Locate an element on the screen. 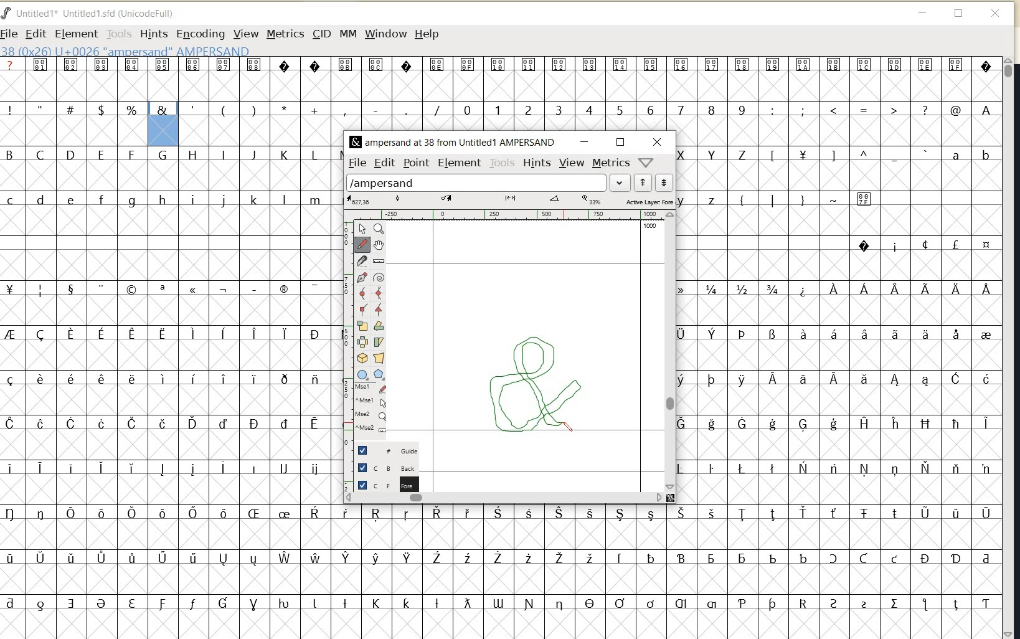  HINTS is located at coordinates (153, 34).